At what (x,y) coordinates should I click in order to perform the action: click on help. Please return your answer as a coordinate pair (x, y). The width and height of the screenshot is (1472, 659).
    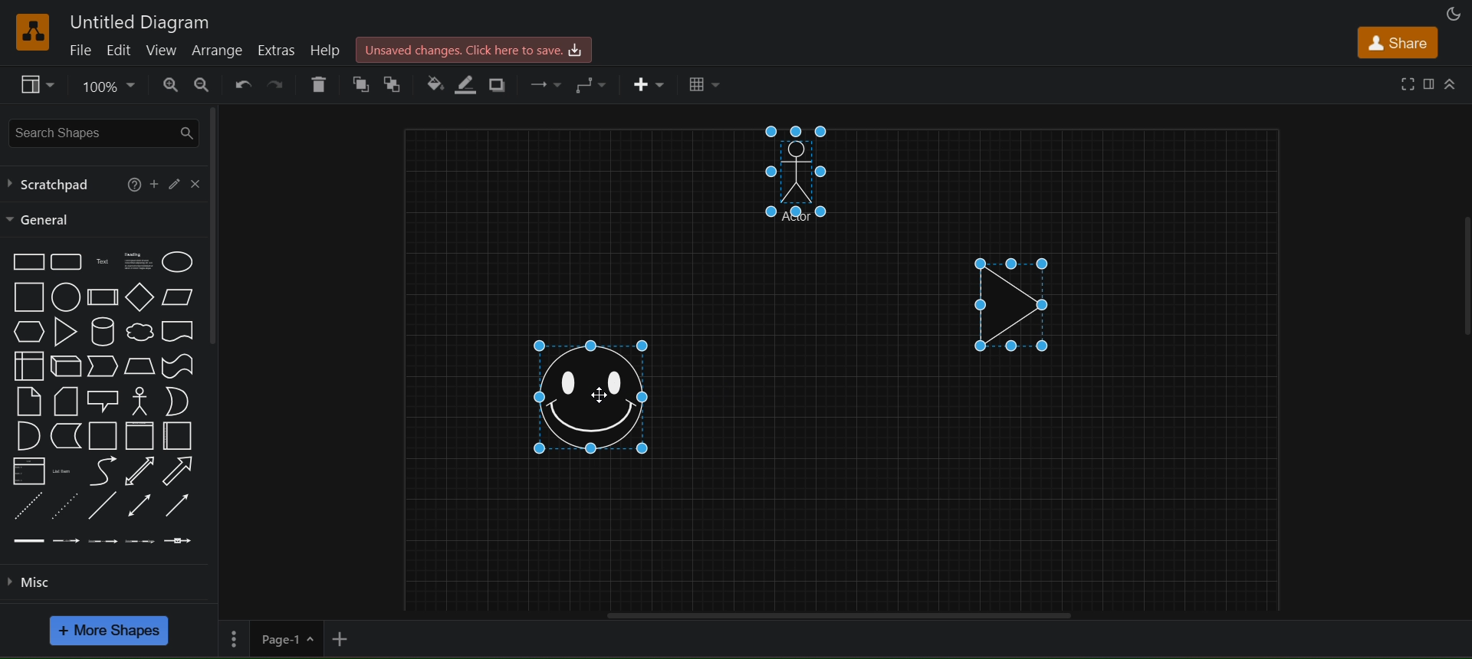
    Looking at the image, I should click on (327, 50).